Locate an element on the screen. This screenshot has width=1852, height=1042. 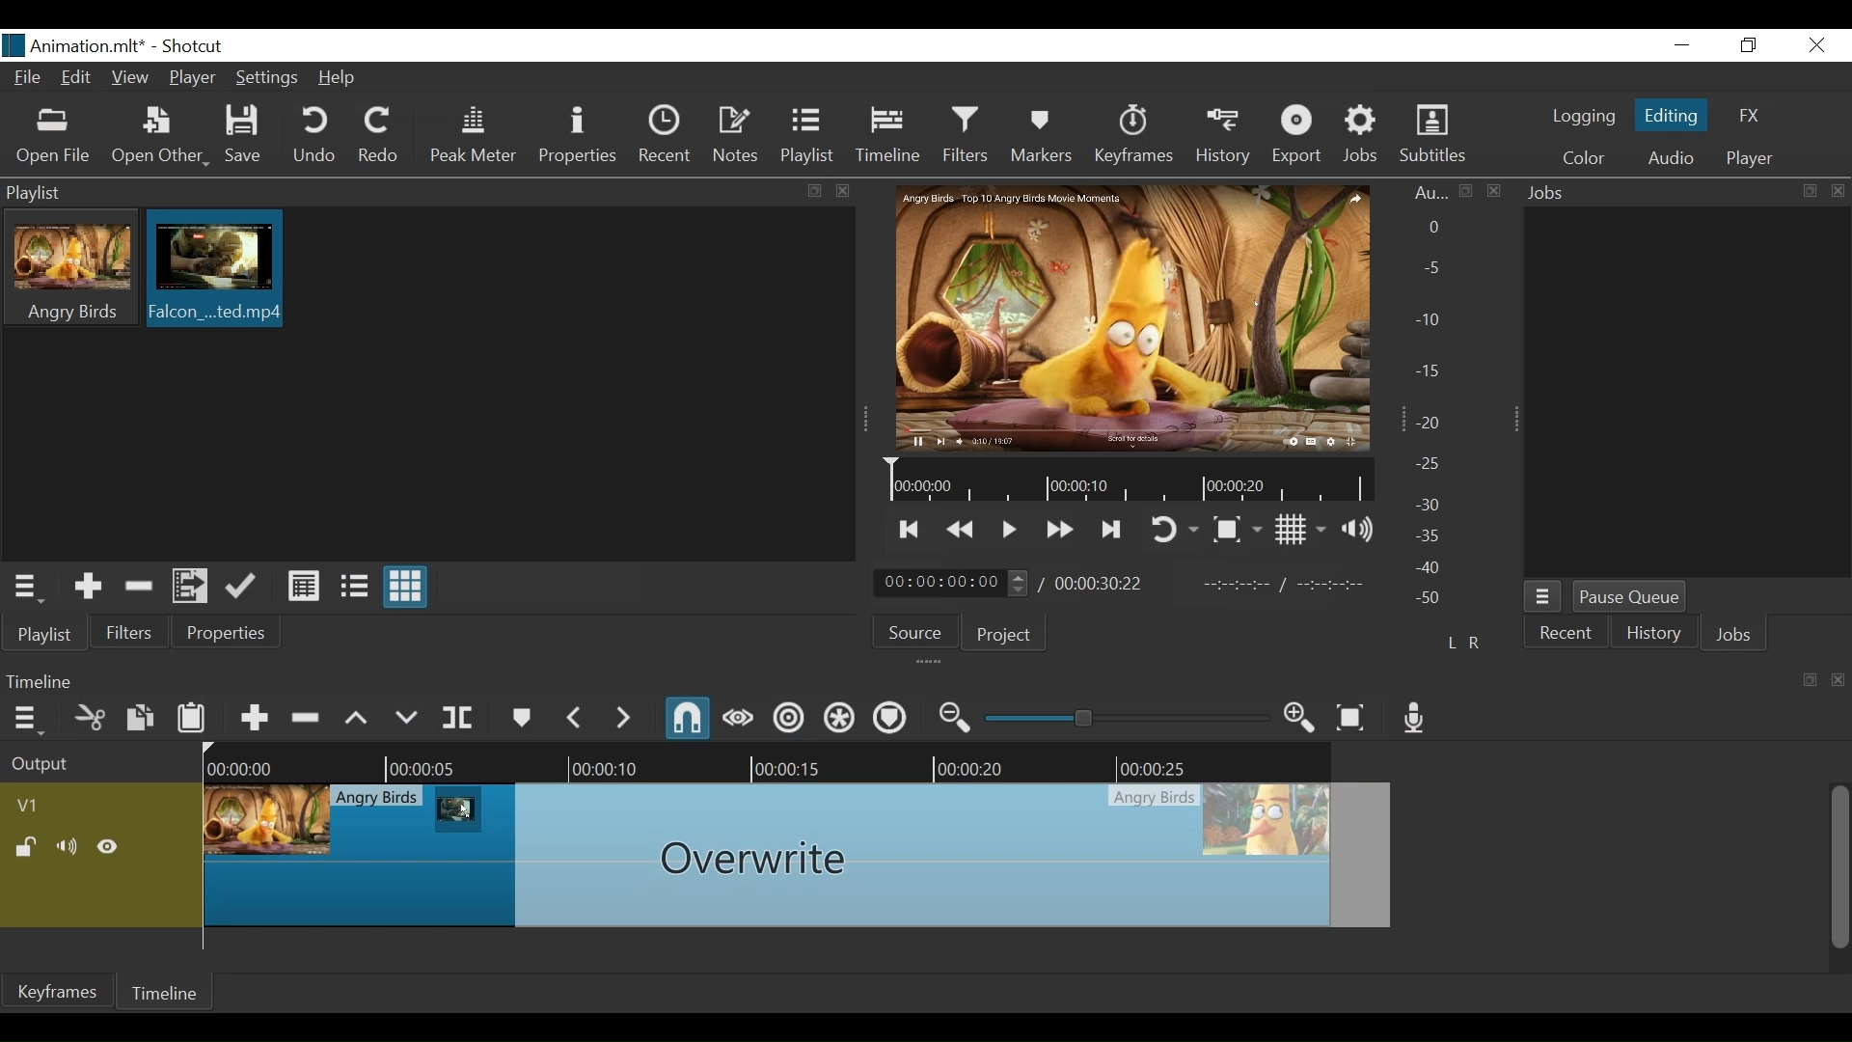
Zoom timeline out is located at coordinates (956, 718).